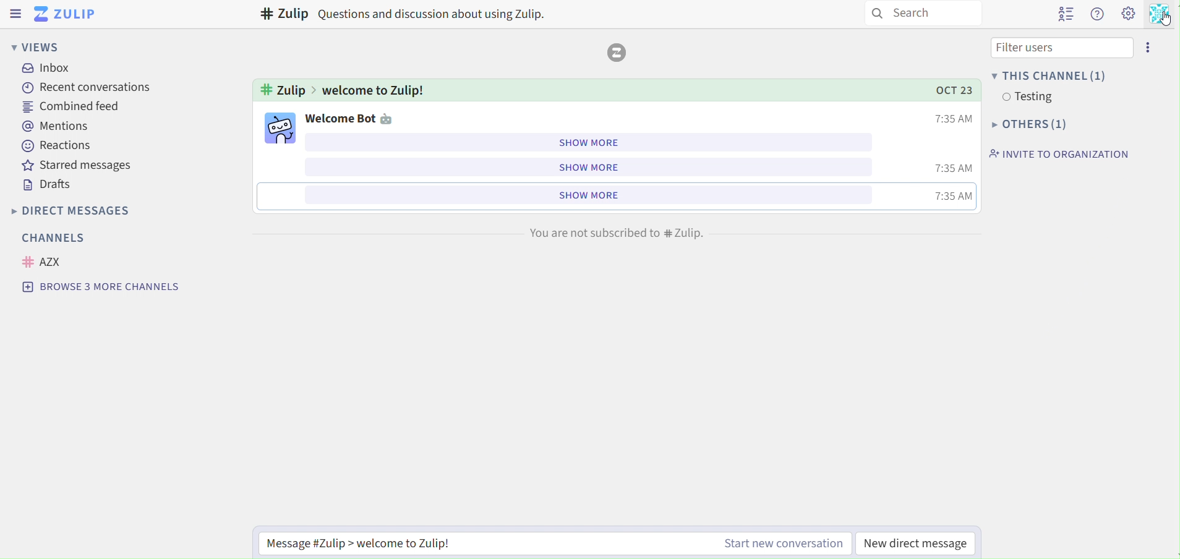 The image size is (1180, 559). Describe the element at coordinates (614, 234) in the screenshot. I see `You are not Subscribed to #Zulip` at that location.